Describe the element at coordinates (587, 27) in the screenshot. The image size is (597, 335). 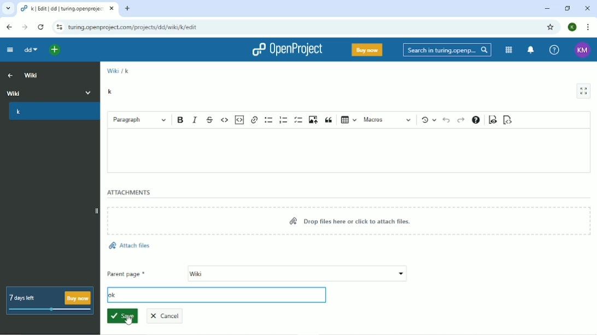
I see `Customize and control google chrome` at that location.